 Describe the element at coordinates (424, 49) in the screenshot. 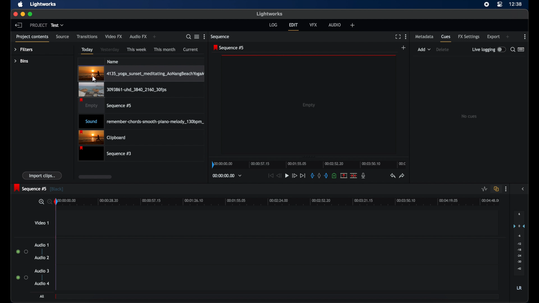

I see `add dropdown` at that location.